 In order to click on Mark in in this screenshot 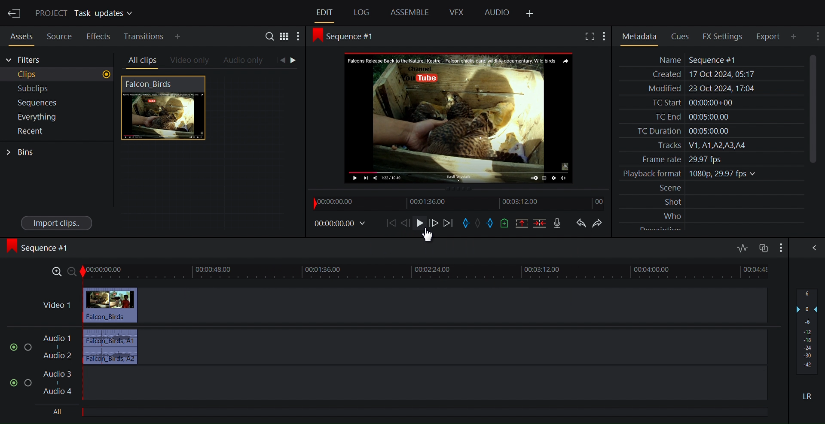, I will do `click(466, 223)`.